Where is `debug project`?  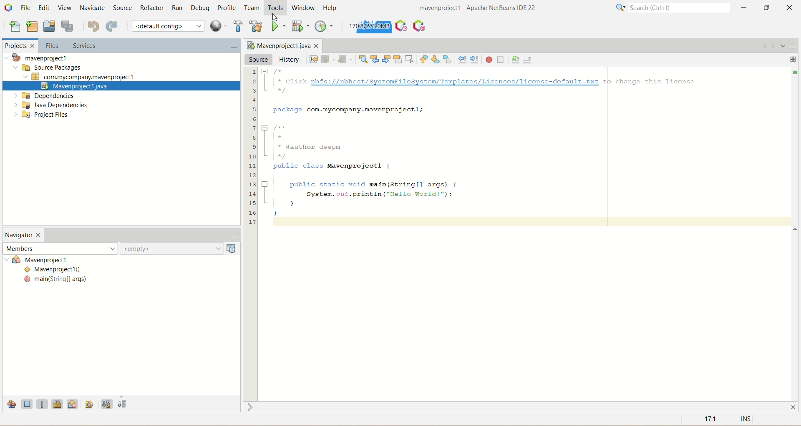
debug project is located at coordinates (299, 26).